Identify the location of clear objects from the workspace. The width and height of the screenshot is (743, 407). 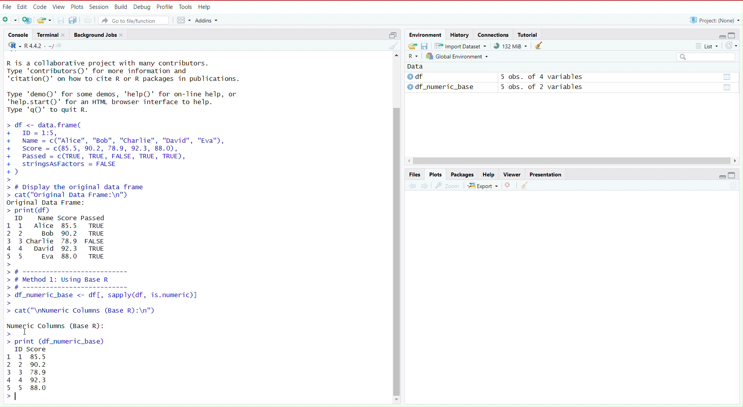
(536, 46).